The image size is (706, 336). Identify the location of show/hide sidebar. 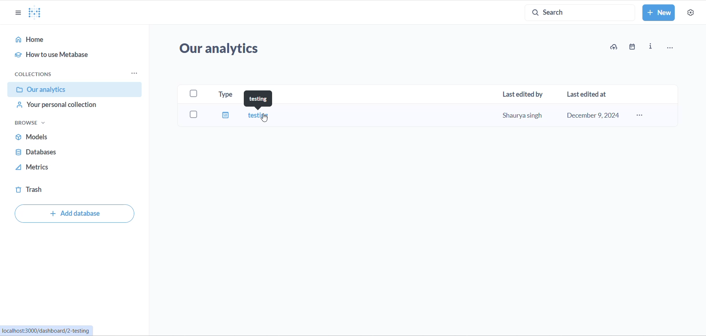
(13, 10).